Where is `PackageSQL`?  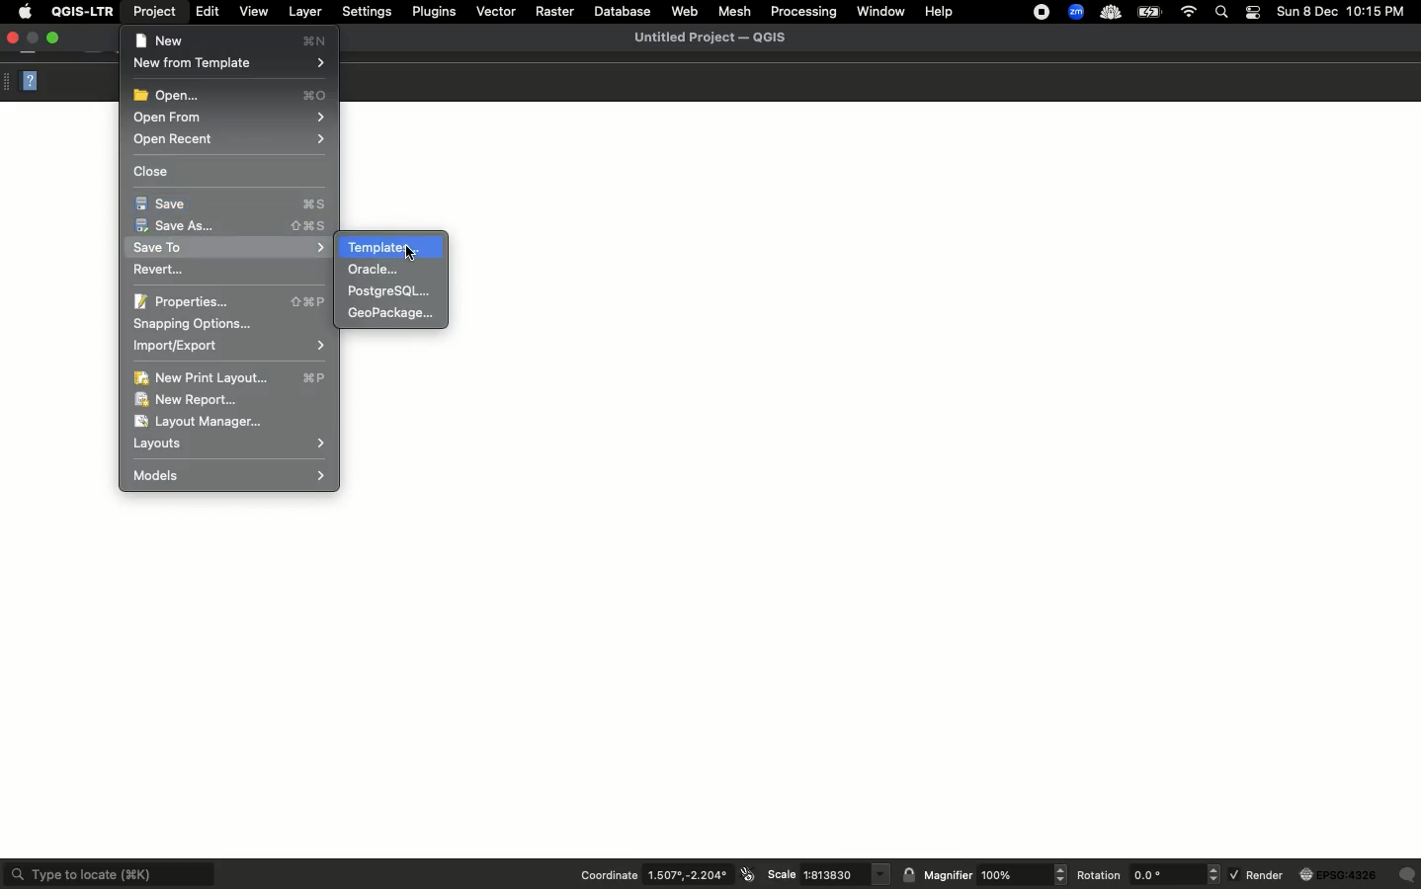
PackageSQL is located at coordinates (395, 291).